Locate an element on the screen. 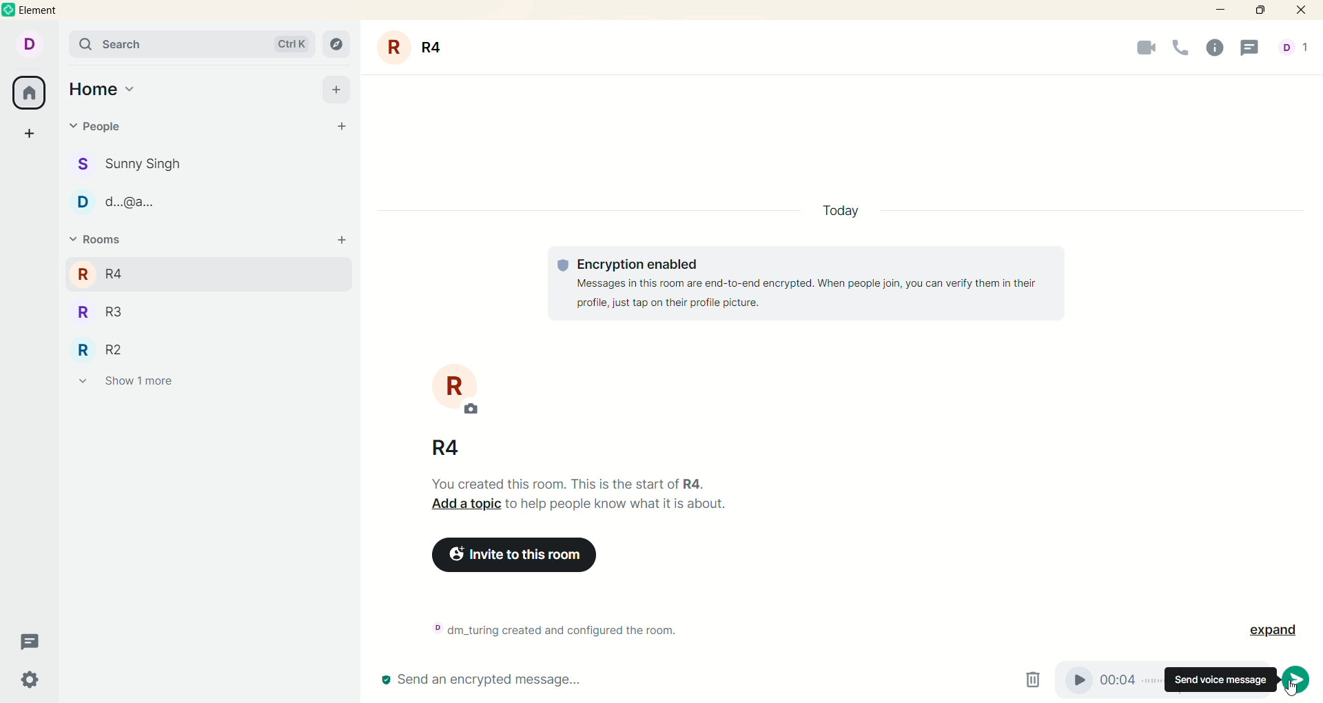 The width and height of the screenshot is (1323, 703). account is located at coordinates (34, 45).